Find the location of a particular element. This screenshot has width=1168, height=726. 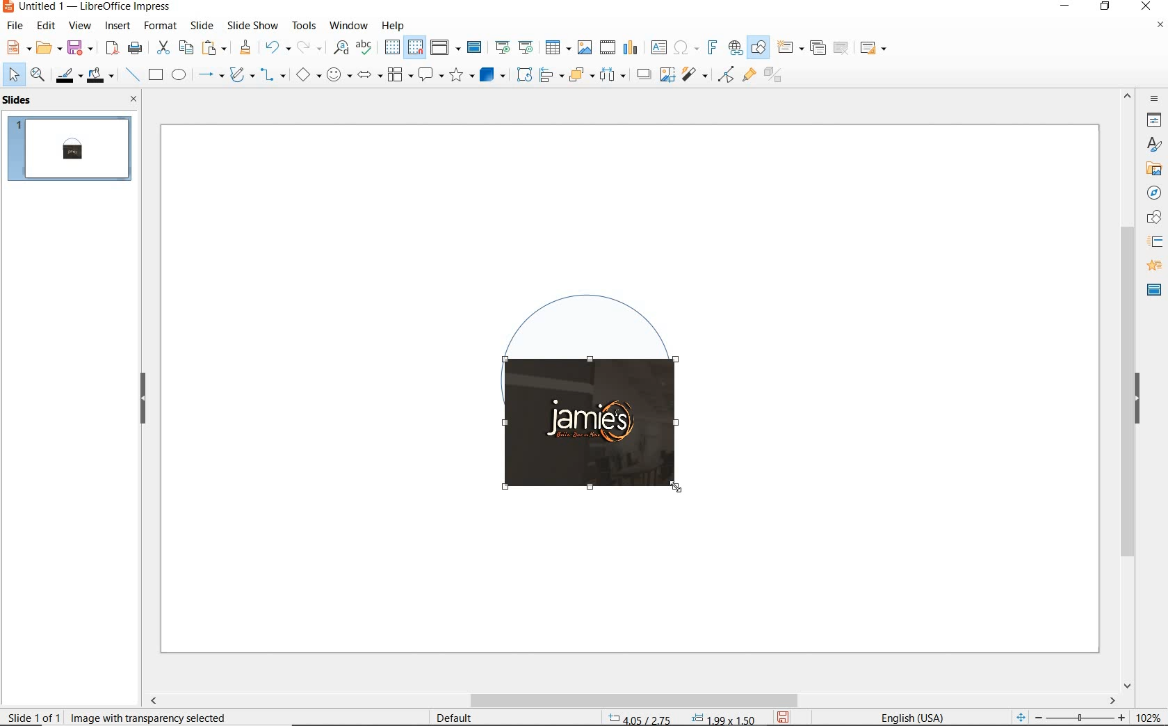

insert hyperlink is located at coordinates (736, 48).